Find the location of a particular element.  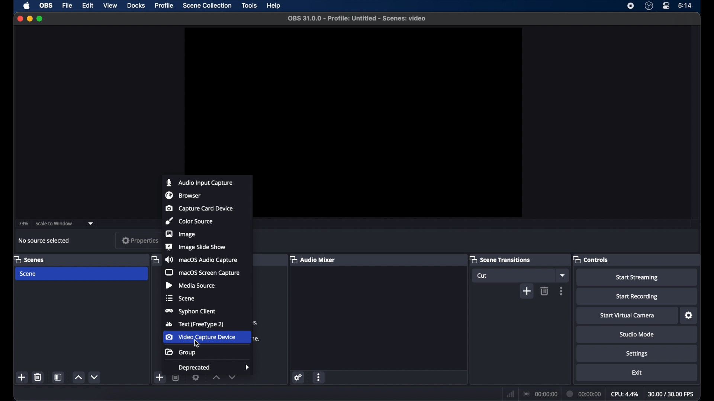

settings is located at coordinates (297, 377).